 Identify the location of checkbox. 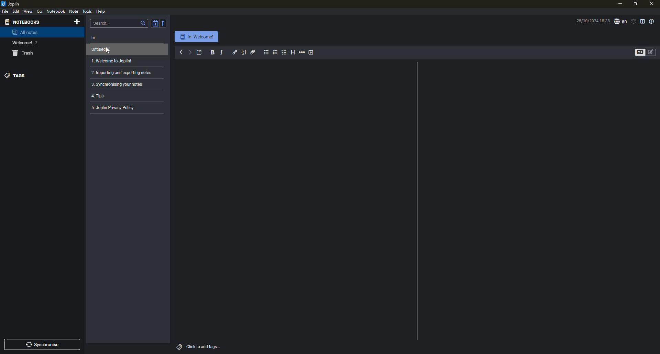
(284, 52).